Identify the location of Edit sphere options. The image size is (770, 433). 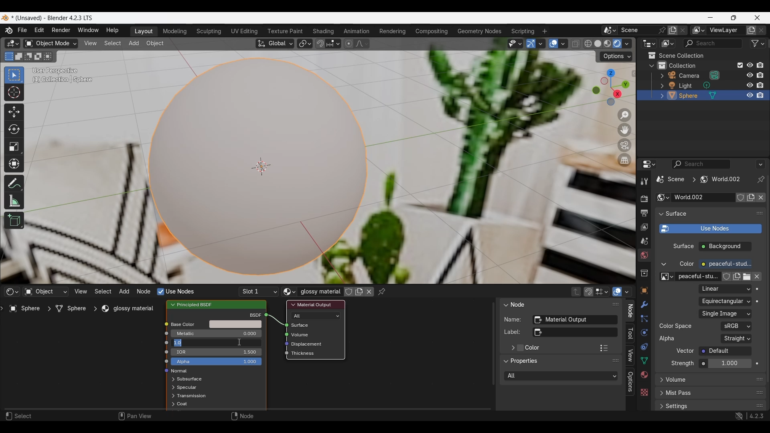
(672, 95).